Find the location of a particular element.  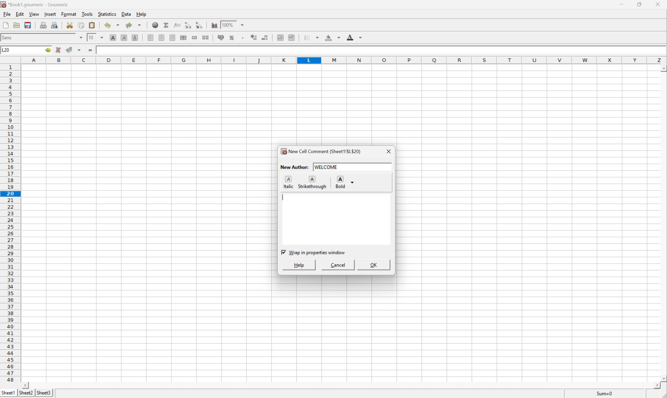

Sheet3 is located at coordinates (25, 393).